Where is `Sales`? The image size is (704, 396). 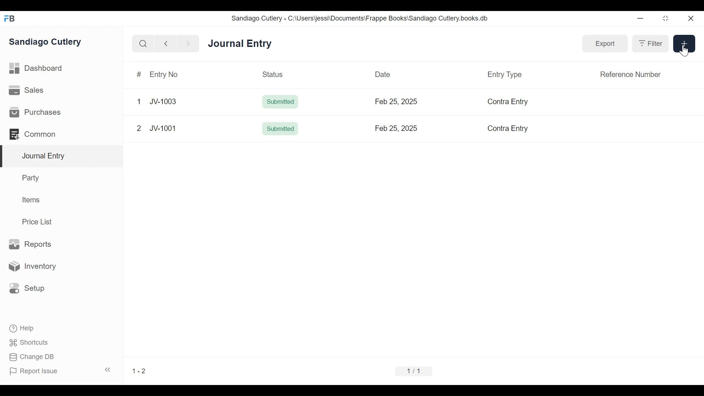 Sales is located at coordinates (26, 90).